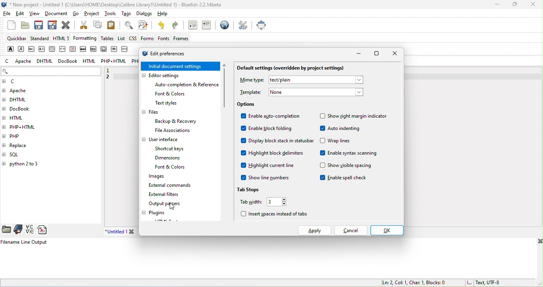  Describe the element at coordinates (143, 14) in the screenshot. I see `dialogs` at that location.